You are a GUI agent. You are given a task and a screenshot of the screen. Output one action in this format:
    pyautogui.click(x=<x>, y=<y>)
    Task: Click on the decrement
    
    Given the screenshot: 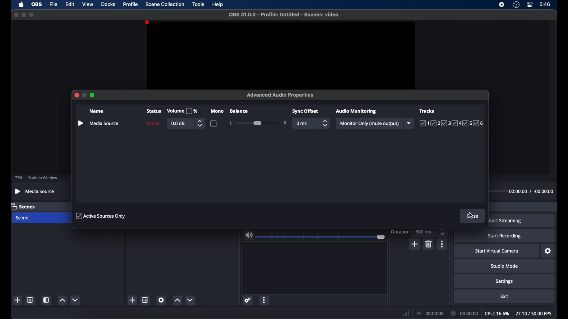 What is the action you would take?
    pyautogui.click(x=75, y=300)
    